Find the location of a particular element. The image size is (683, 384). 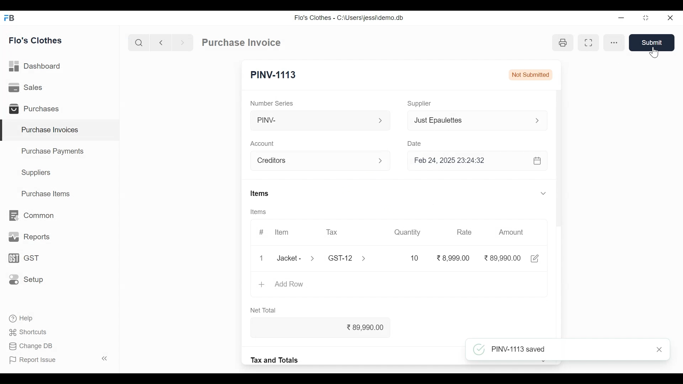

Purchase Payments is located at coordinates (52, 151).